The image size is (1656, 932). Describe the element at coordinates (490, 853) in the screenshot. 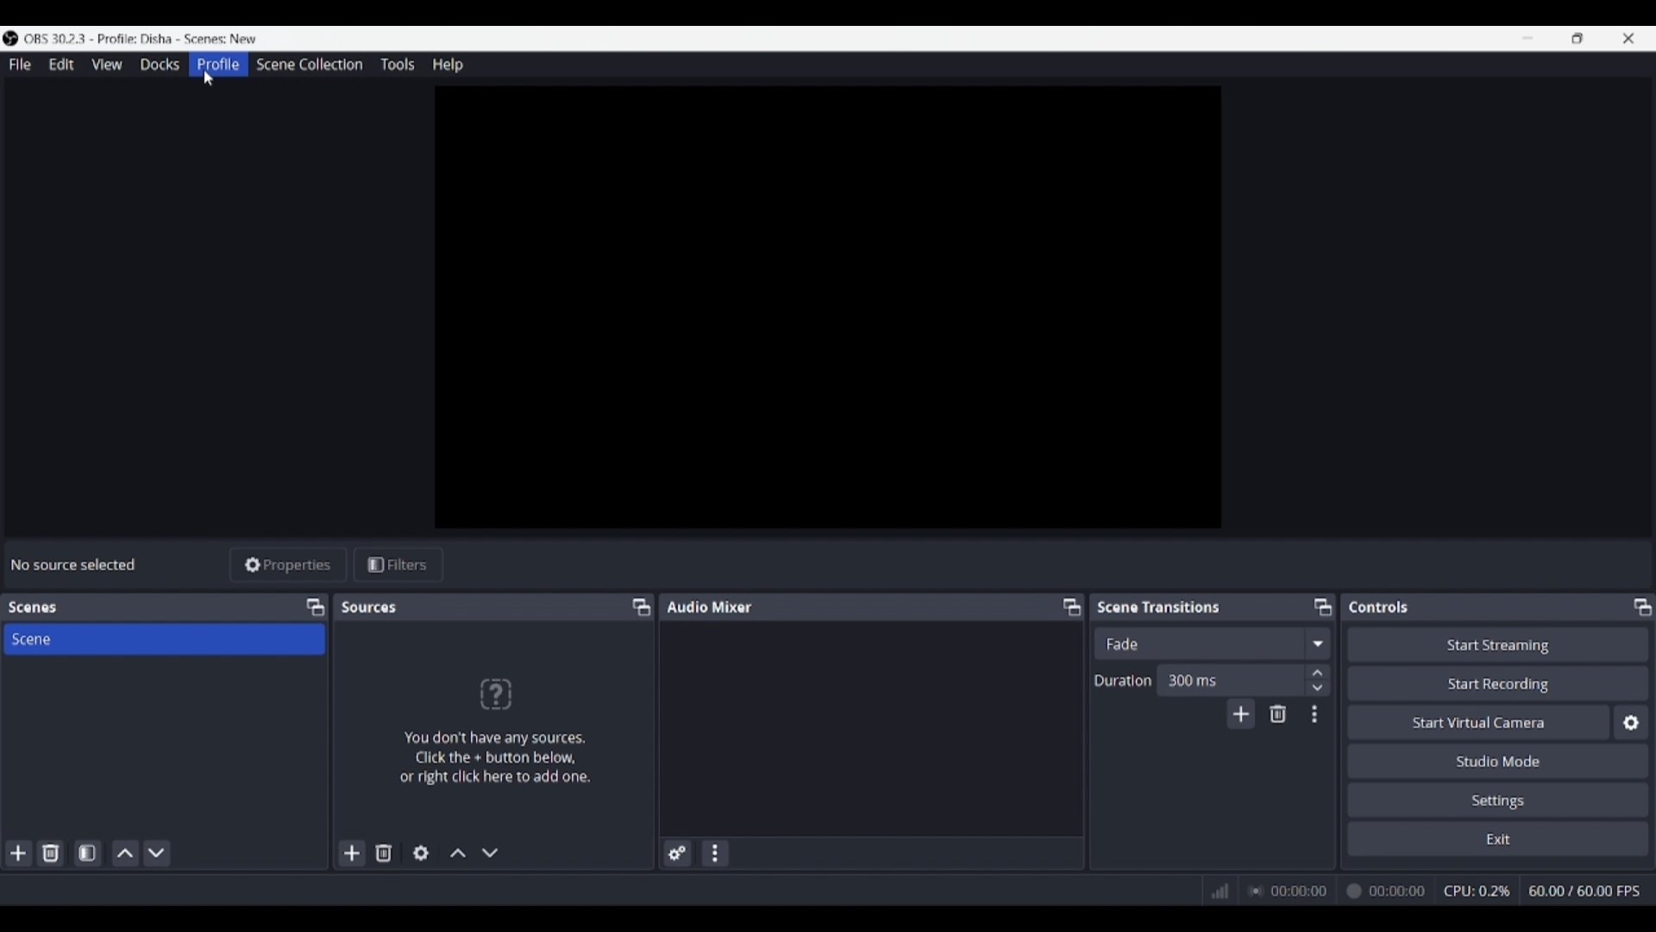

I see `Move source down` at that location.